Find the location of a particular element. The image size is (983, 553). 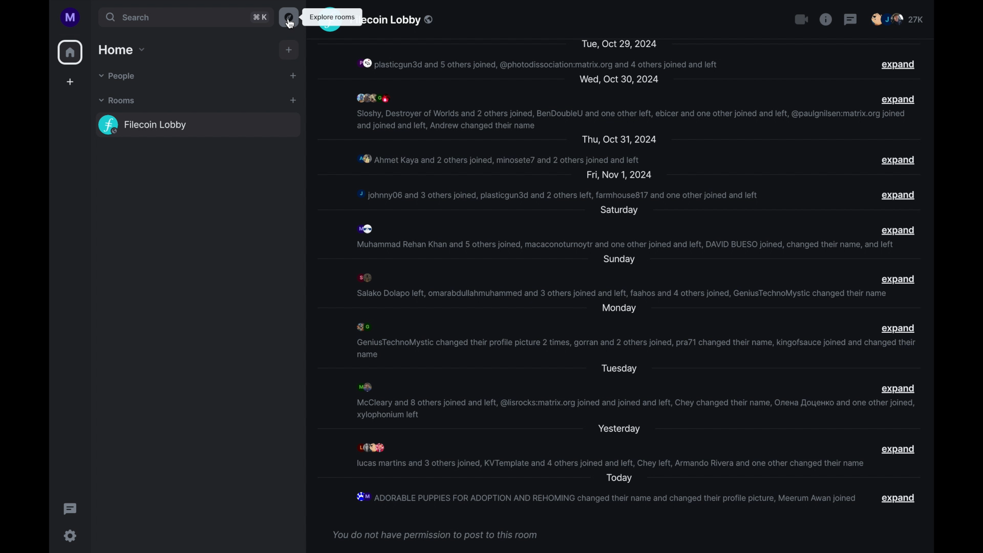

expand is located at coordinates (899, 195).